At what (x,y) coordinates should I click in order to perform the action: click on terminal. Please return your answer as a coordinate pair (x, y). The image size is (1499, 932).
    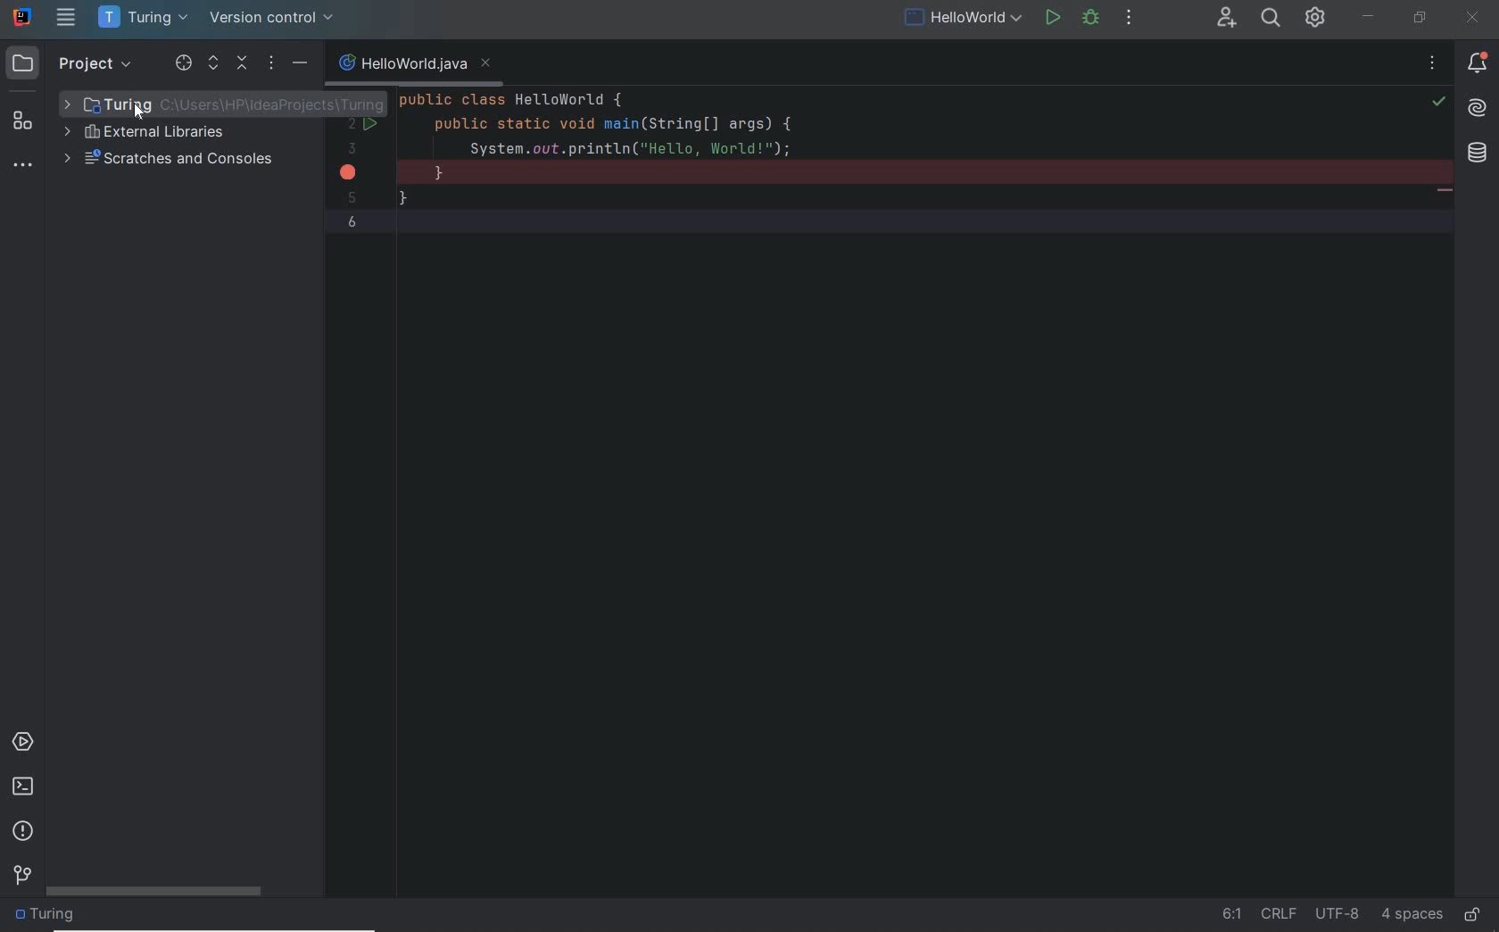
    Looking at the image, I should click on (23, 789).